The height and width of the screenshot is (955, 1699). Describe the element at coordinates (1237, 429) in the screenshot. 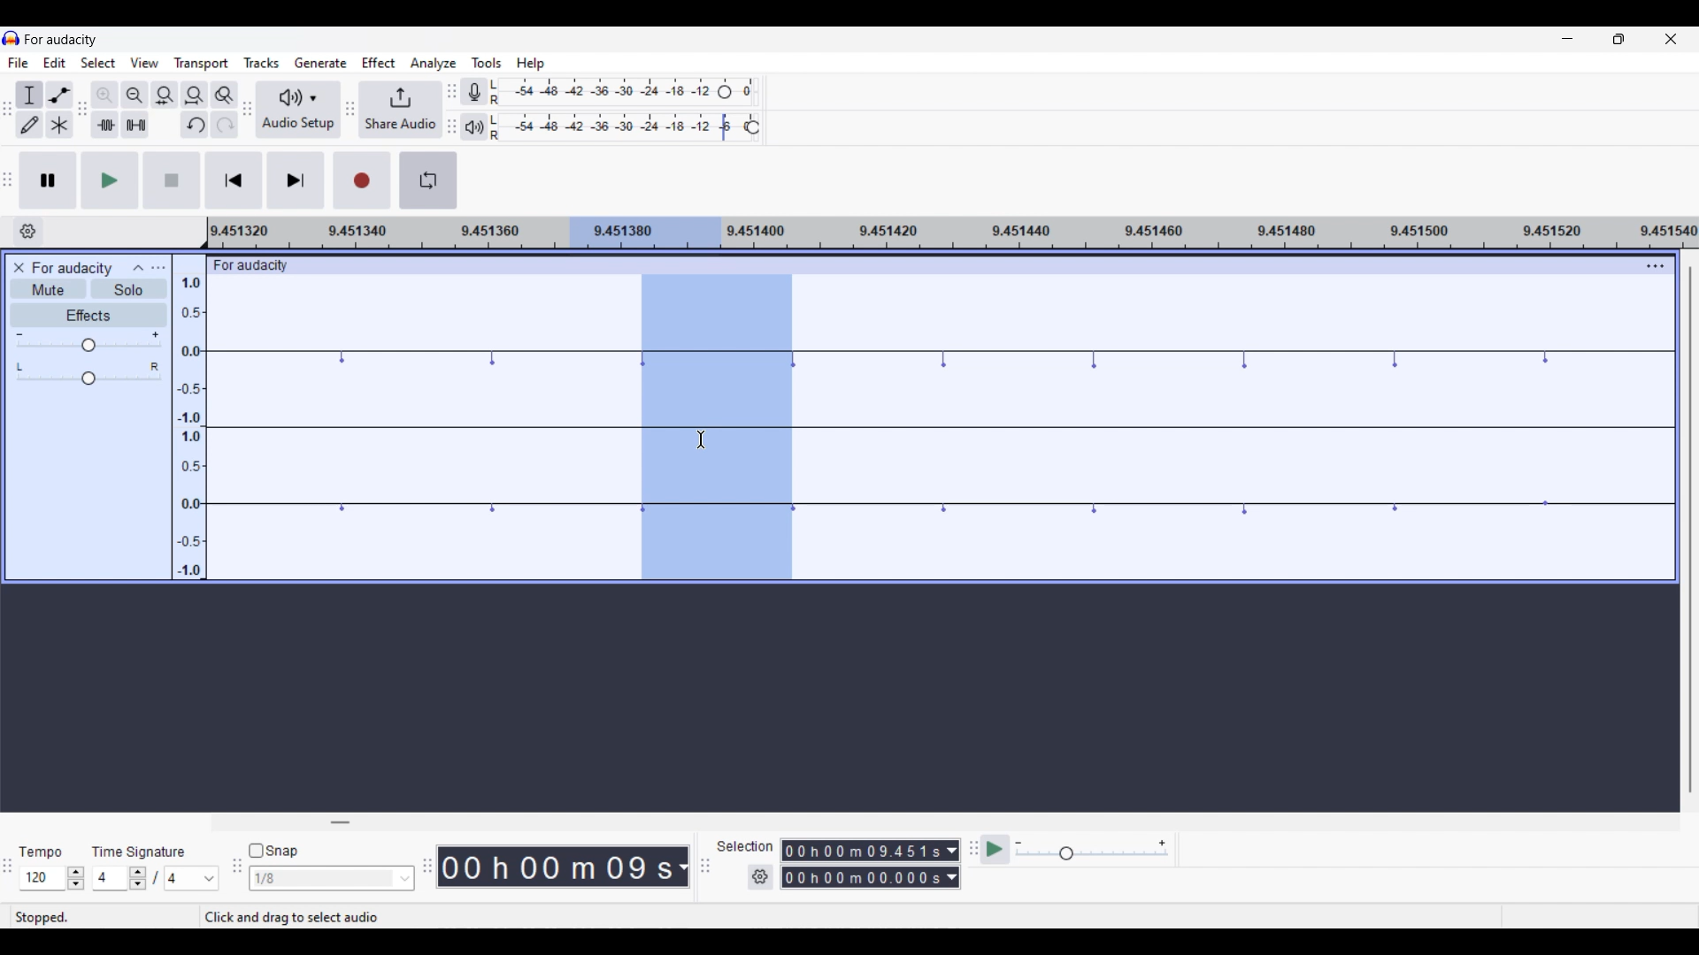

I see `Current track` at that location.